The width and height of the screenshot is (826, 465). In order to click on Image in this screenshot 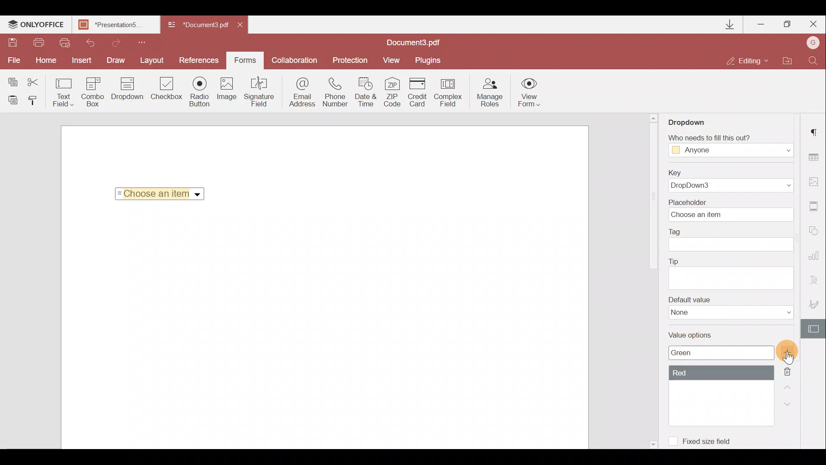, I will do `click(229, 91)`.